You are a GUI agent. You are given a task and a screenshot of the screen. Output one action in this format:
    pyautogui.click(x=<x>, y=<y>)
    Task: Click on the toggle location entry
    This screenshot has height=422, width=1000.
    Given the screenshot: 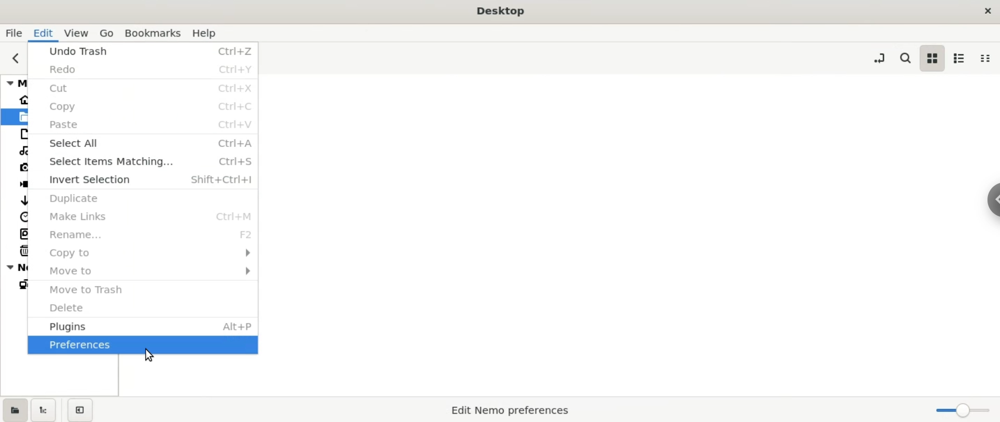 What is the action you would take?
    pyautogui.click(x=882, y=59)
    